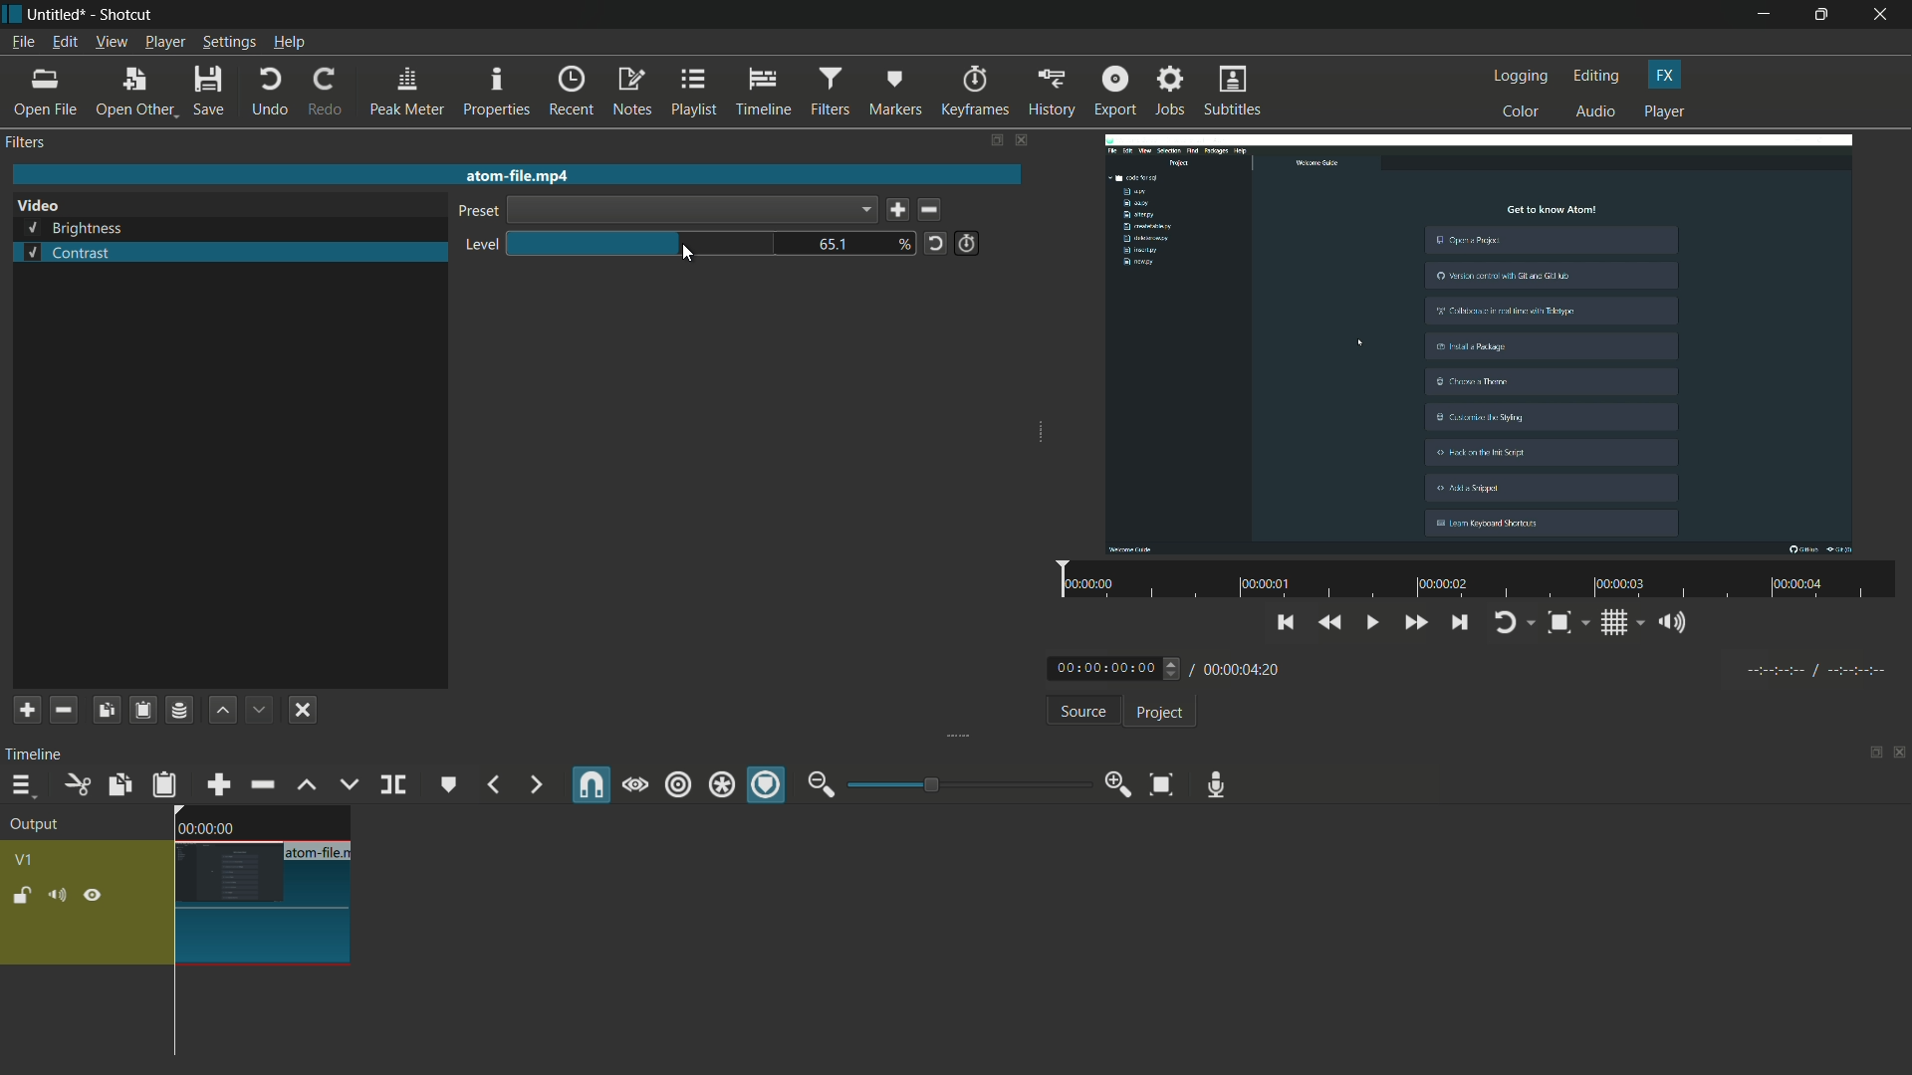  I want to click on close panel, so click(1900, 754).